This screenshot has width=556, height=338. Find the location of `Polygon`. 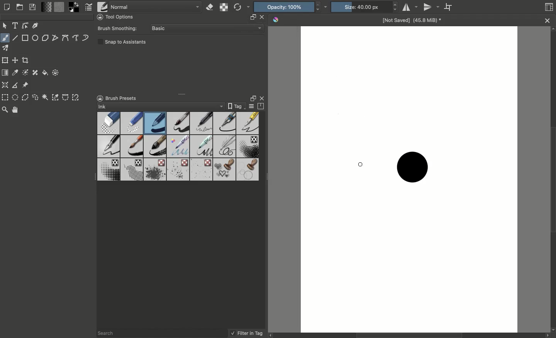

Polygon is located at coordinates (46, 39).